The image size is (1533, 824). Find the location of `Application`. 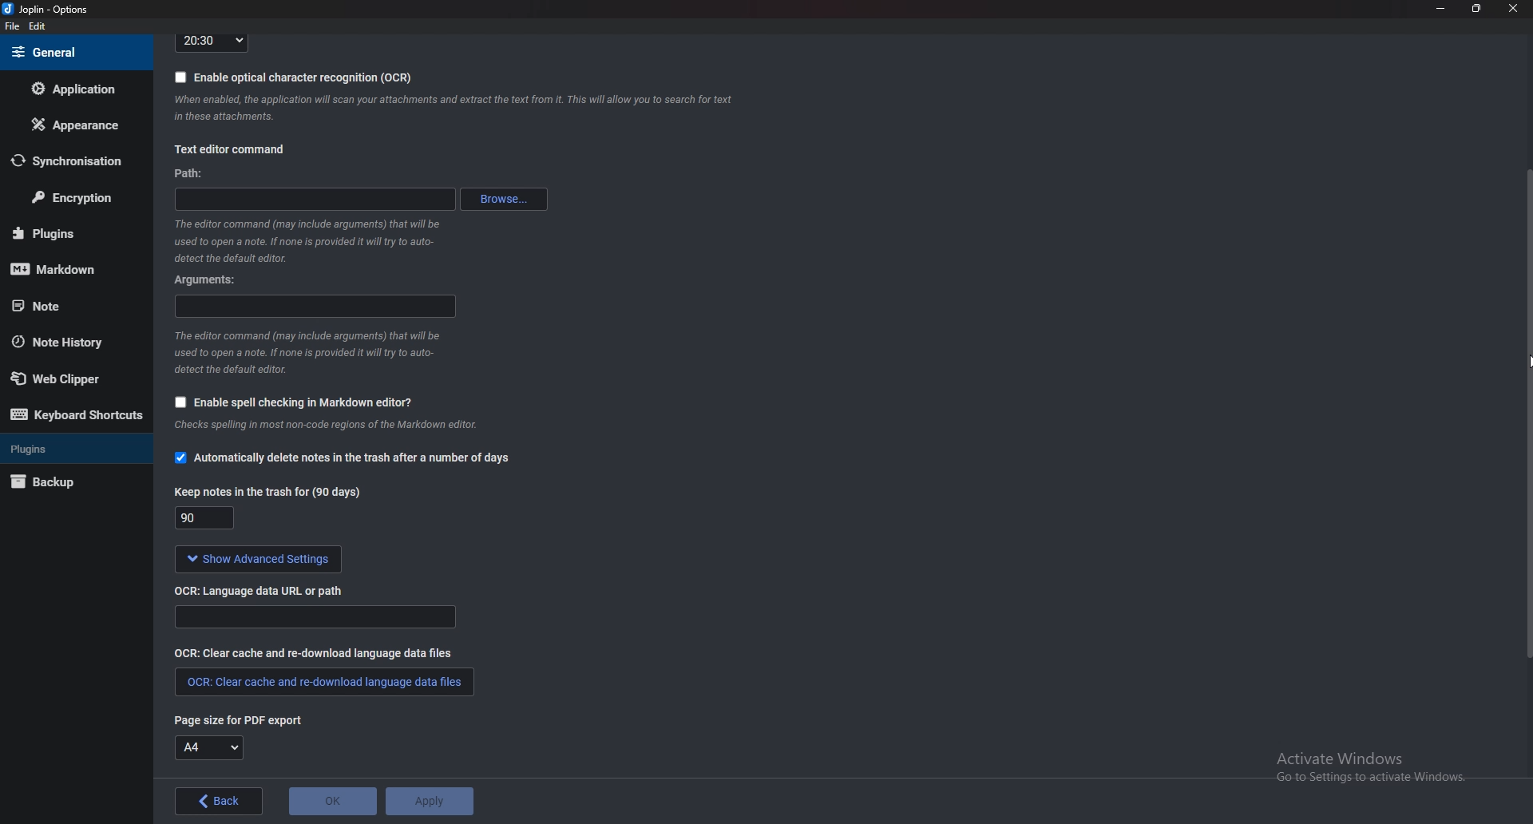

Application is located at coordinates (74, 89).